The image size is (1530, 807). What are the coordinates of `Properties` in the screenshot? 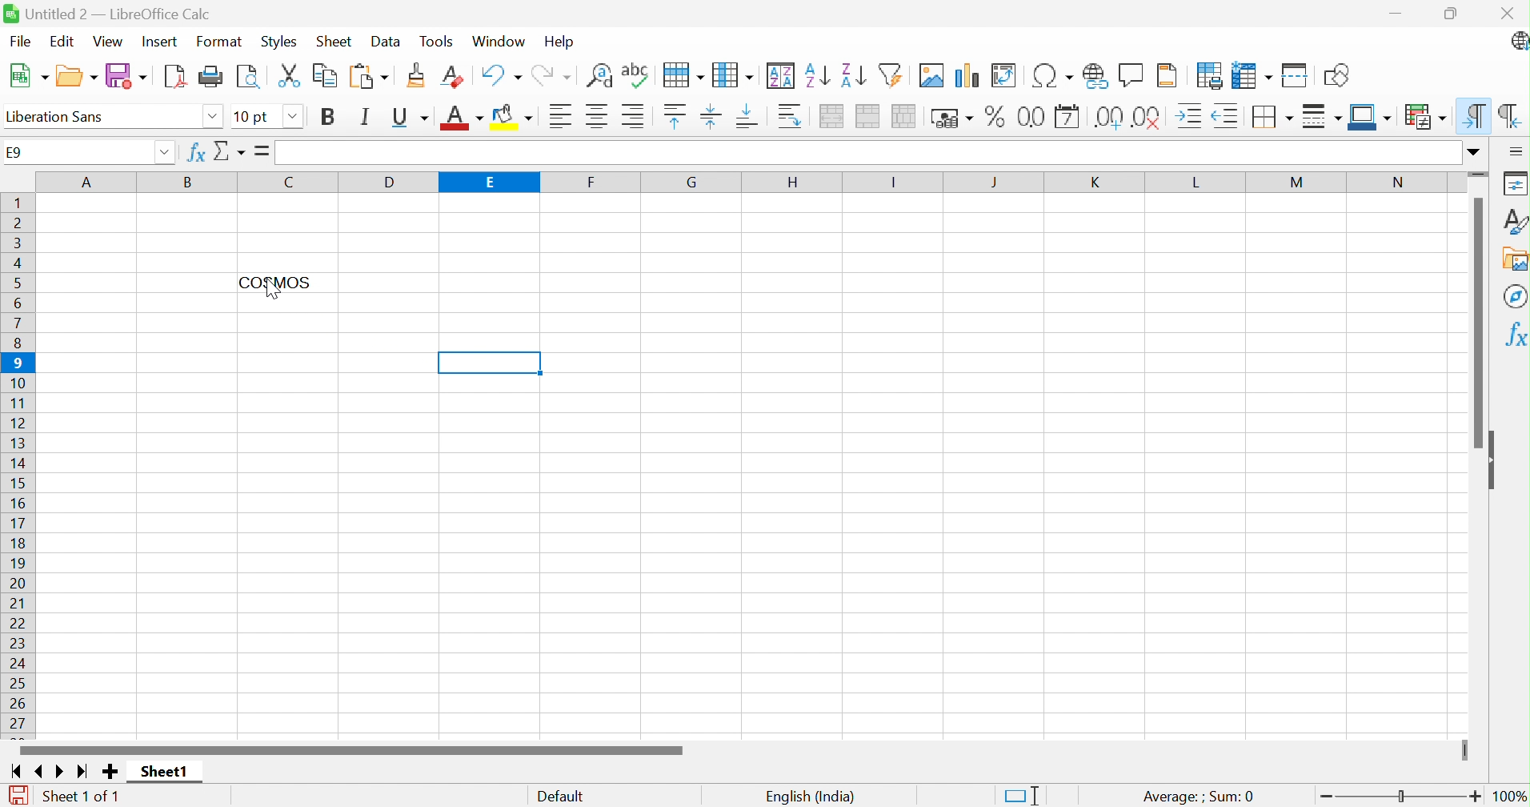 It's located at (1516, 182).